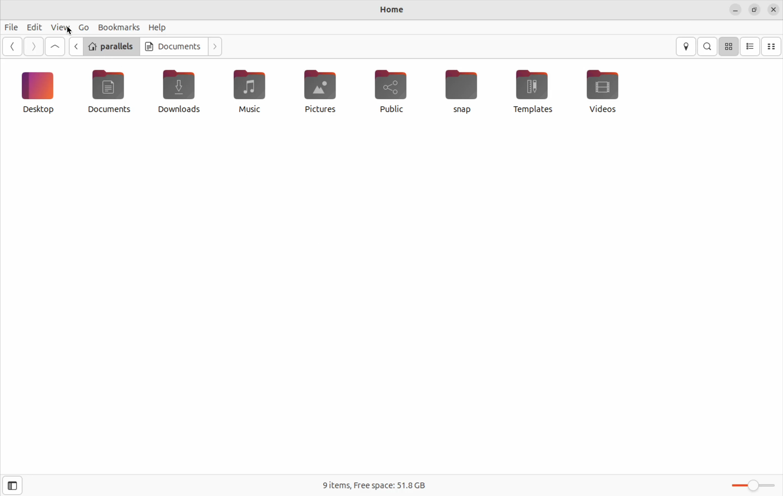  What do you see at coordinates (84, 28) in the screenshot?
I see `Go` at bounding box center [84, 28].